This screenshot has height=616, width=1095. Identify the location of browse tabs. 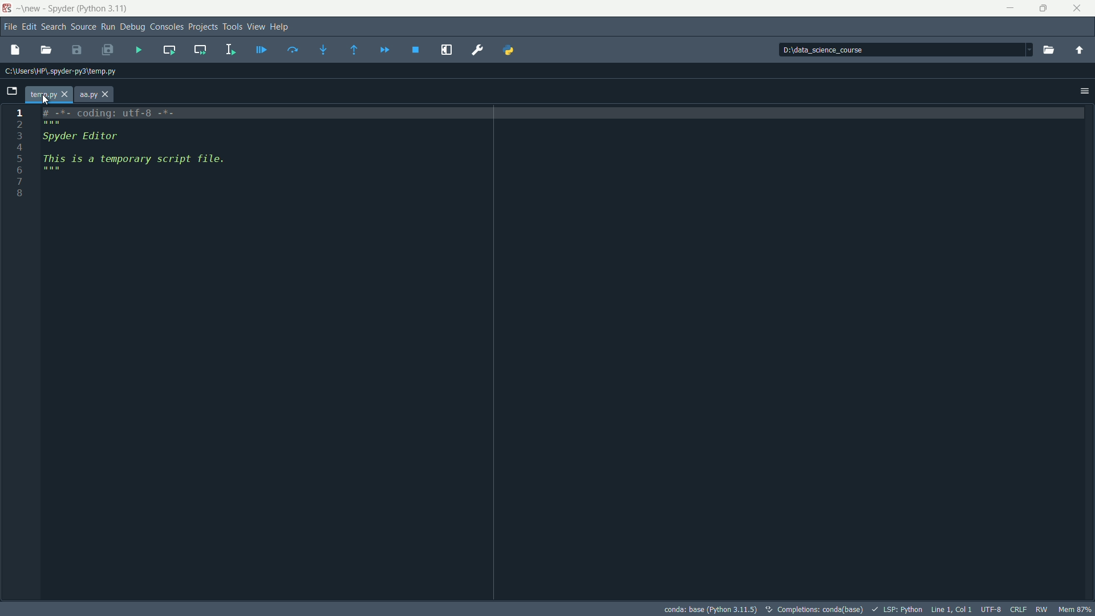
(11, 90).